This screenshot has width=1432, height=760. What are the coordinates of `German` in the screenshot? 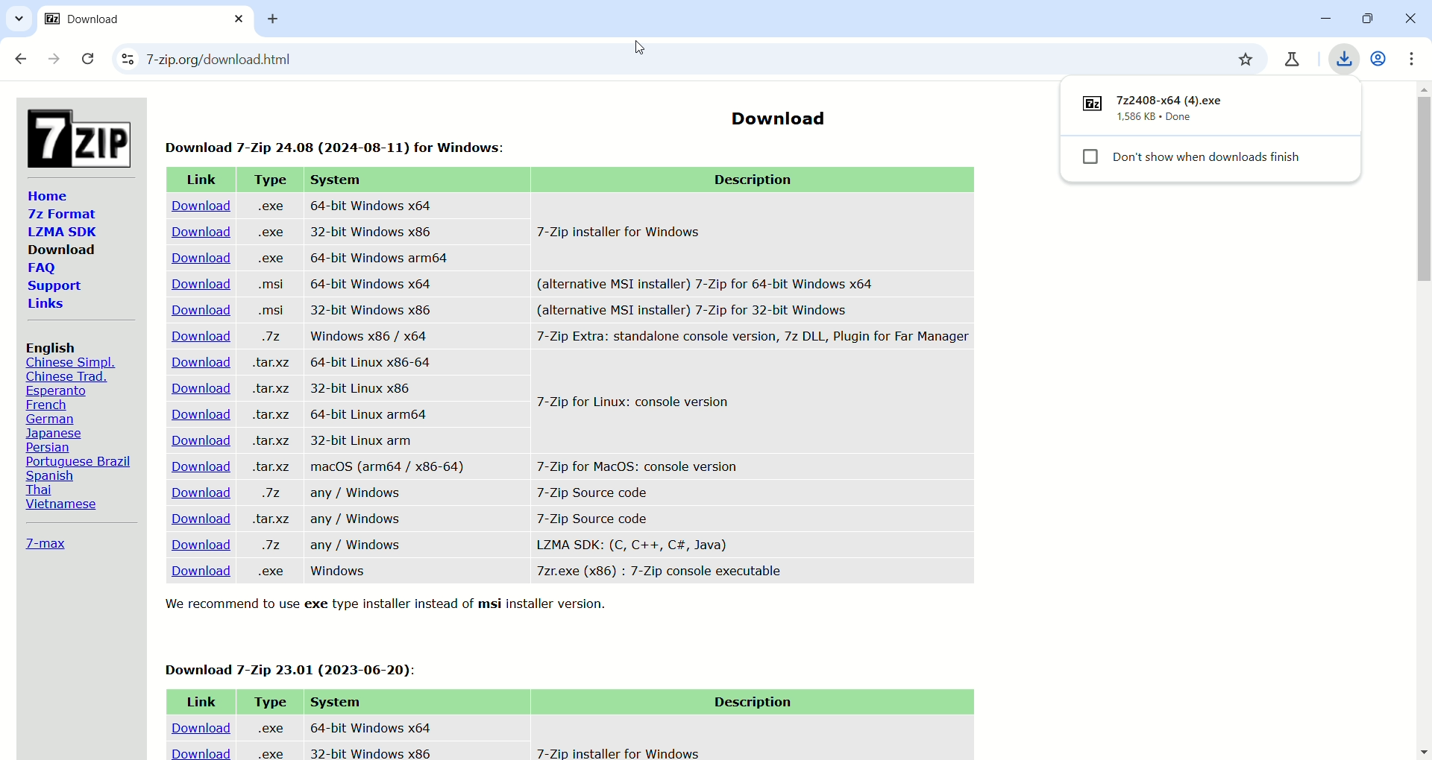 It's located at (54, 419).